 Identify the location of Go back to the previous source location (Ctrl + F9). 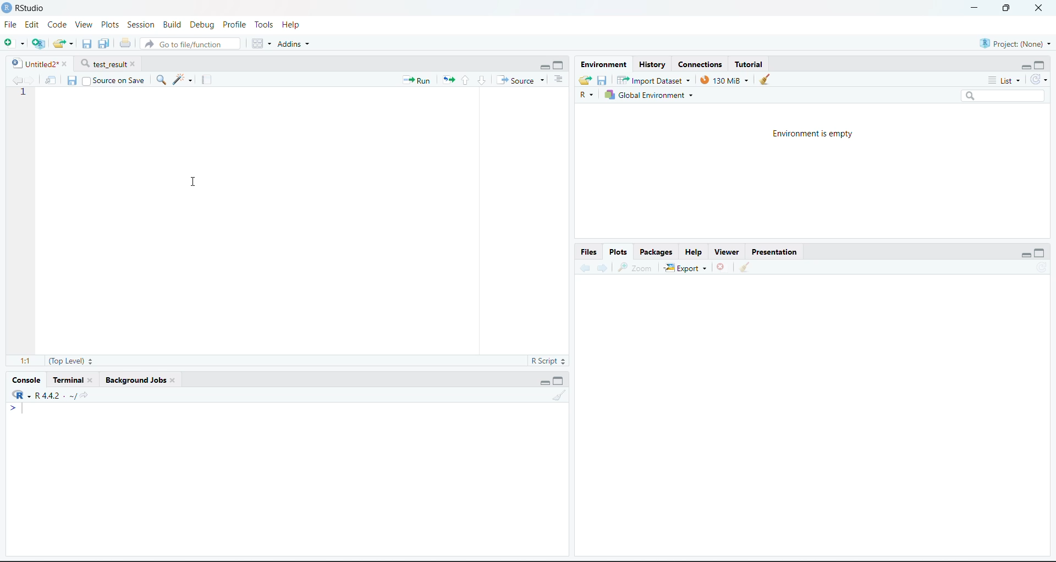
(14, 79).